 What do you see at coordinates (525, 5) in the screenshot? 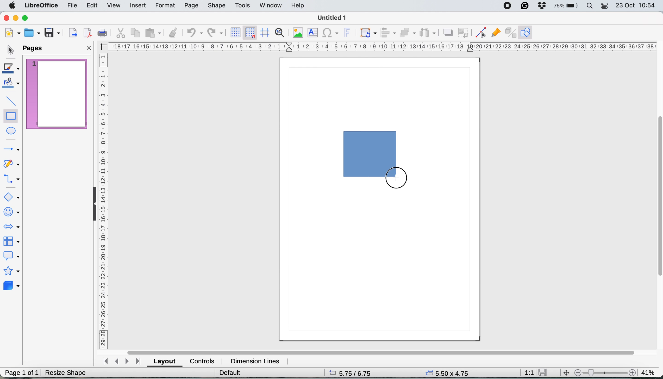
I see `grammarly` at bounding box center [525, 5].